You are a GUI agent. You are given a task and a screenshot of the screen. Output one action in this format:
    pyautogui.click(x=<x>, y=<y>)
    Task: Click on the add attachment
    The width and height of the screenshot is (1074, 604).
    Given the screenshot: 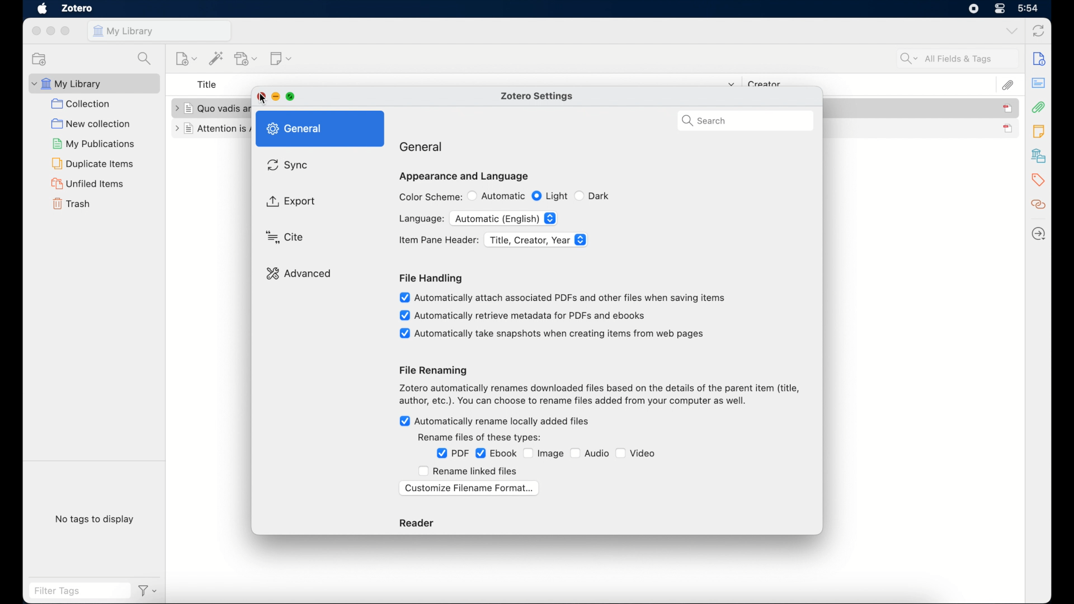 What is the action you would take?
    pyautogui.click(x=246, y=59)
    